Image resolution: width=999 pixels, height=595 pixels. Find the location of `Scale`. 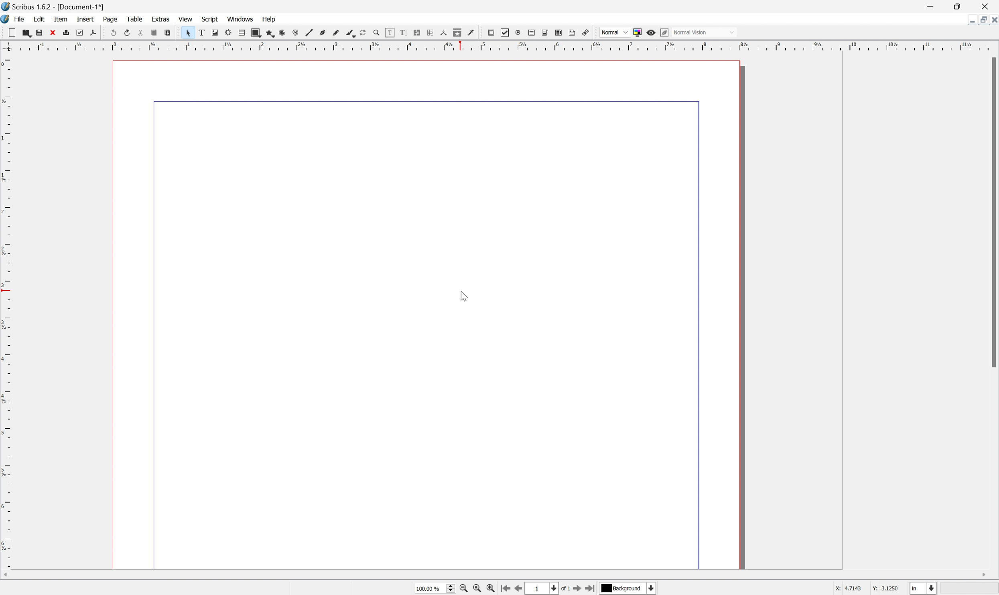

Scale is located at coordinates (501, 45).